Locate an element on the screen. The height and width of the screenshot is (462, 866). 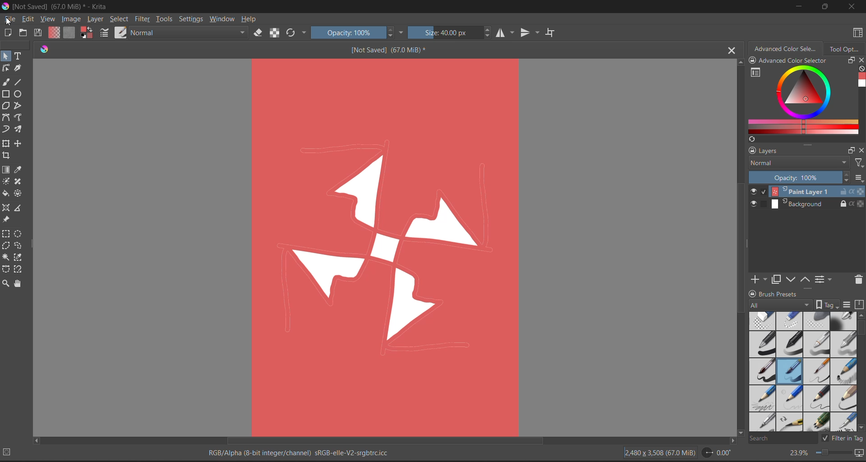
tools is located at coordinates (20, 117).